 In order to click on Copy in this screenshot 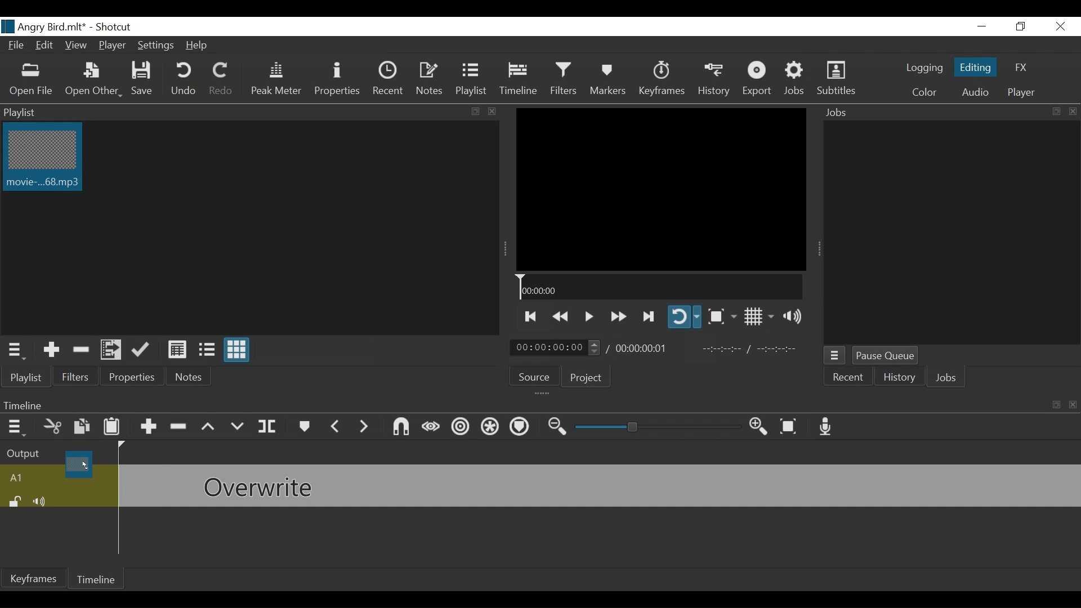, I will do `click(82, 426)`.